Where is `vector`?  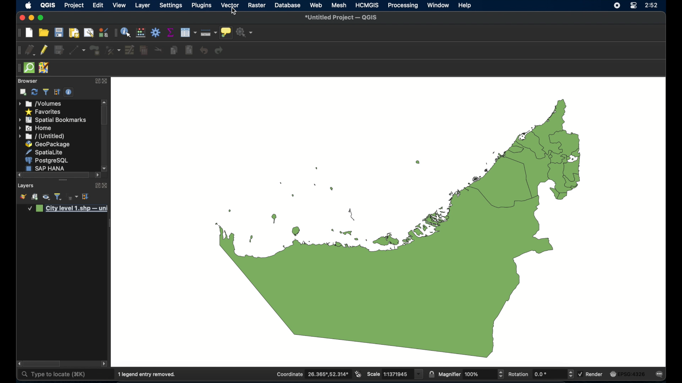 vector is located at coordinates (230, 6).